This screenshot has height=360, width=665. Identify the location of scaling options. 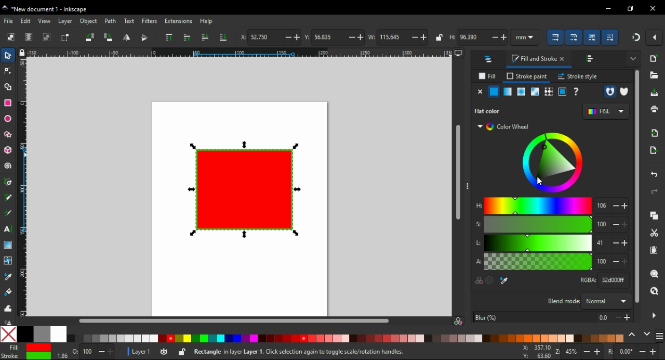
(591, 37).